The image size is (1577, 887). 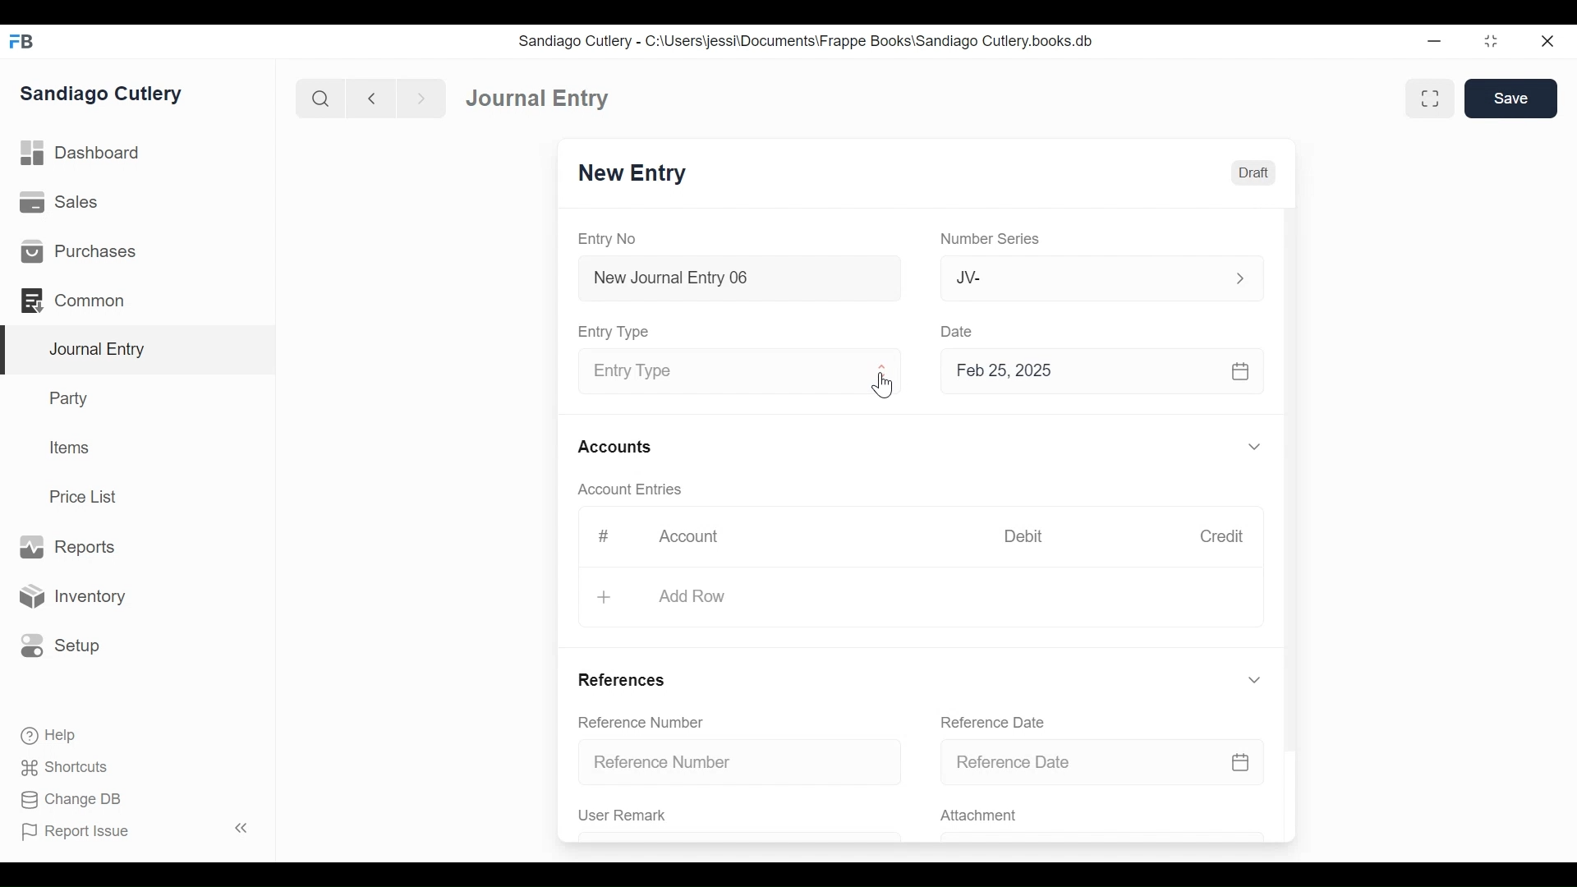 I want to click on Sandiago Cutlery - C:\Users\jessi\Documents\Frappe Books\Sandiago Cutlery.books.db, so click(x=807, y=41).